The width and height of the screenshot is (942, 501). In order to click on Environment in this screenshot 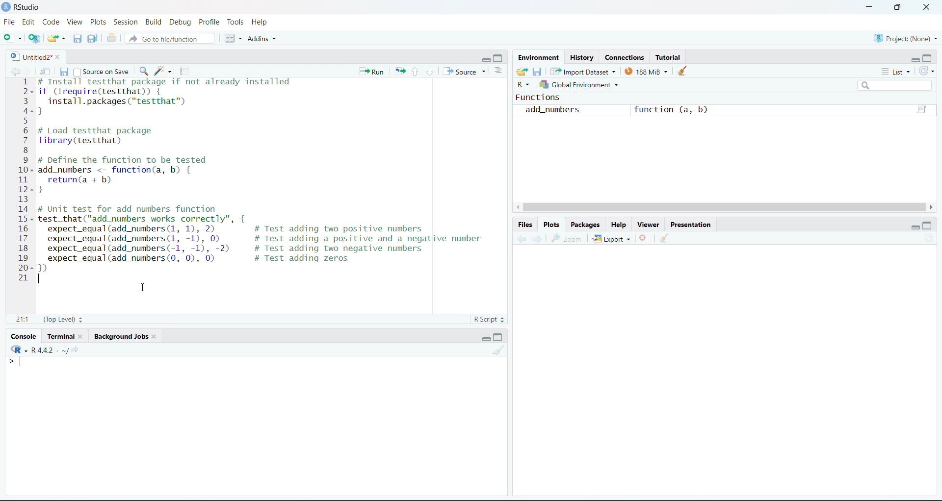, I will do `click(538, 57)`.